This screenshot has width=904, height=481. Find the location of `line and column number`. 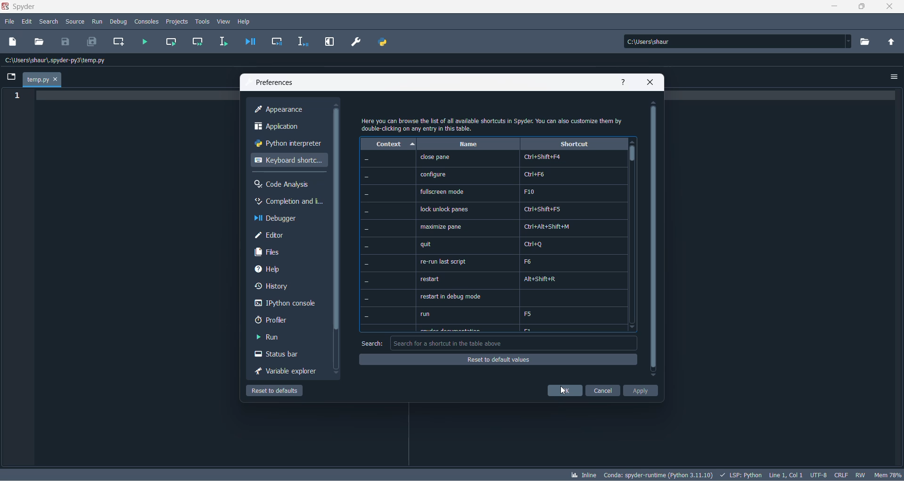

line and column number is located at coordinates (786, 473).